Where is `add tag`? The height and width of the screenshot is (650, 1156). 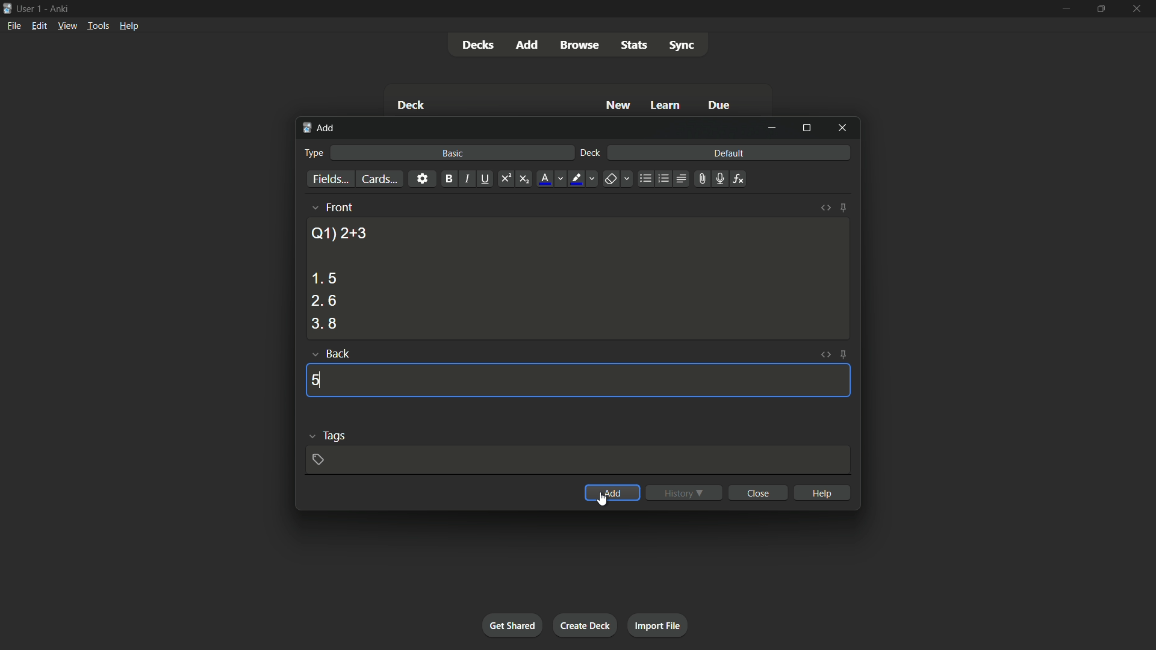
add tag is located at coordinates (317, 459).